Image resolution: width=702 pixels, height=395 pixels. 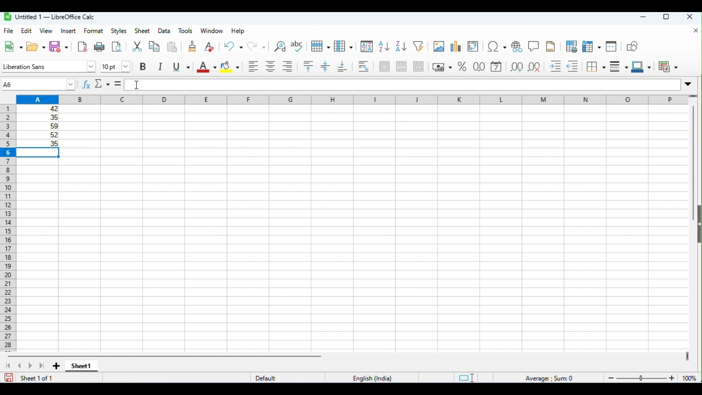 I want to click on sheet1, so click(x=82, y=367).